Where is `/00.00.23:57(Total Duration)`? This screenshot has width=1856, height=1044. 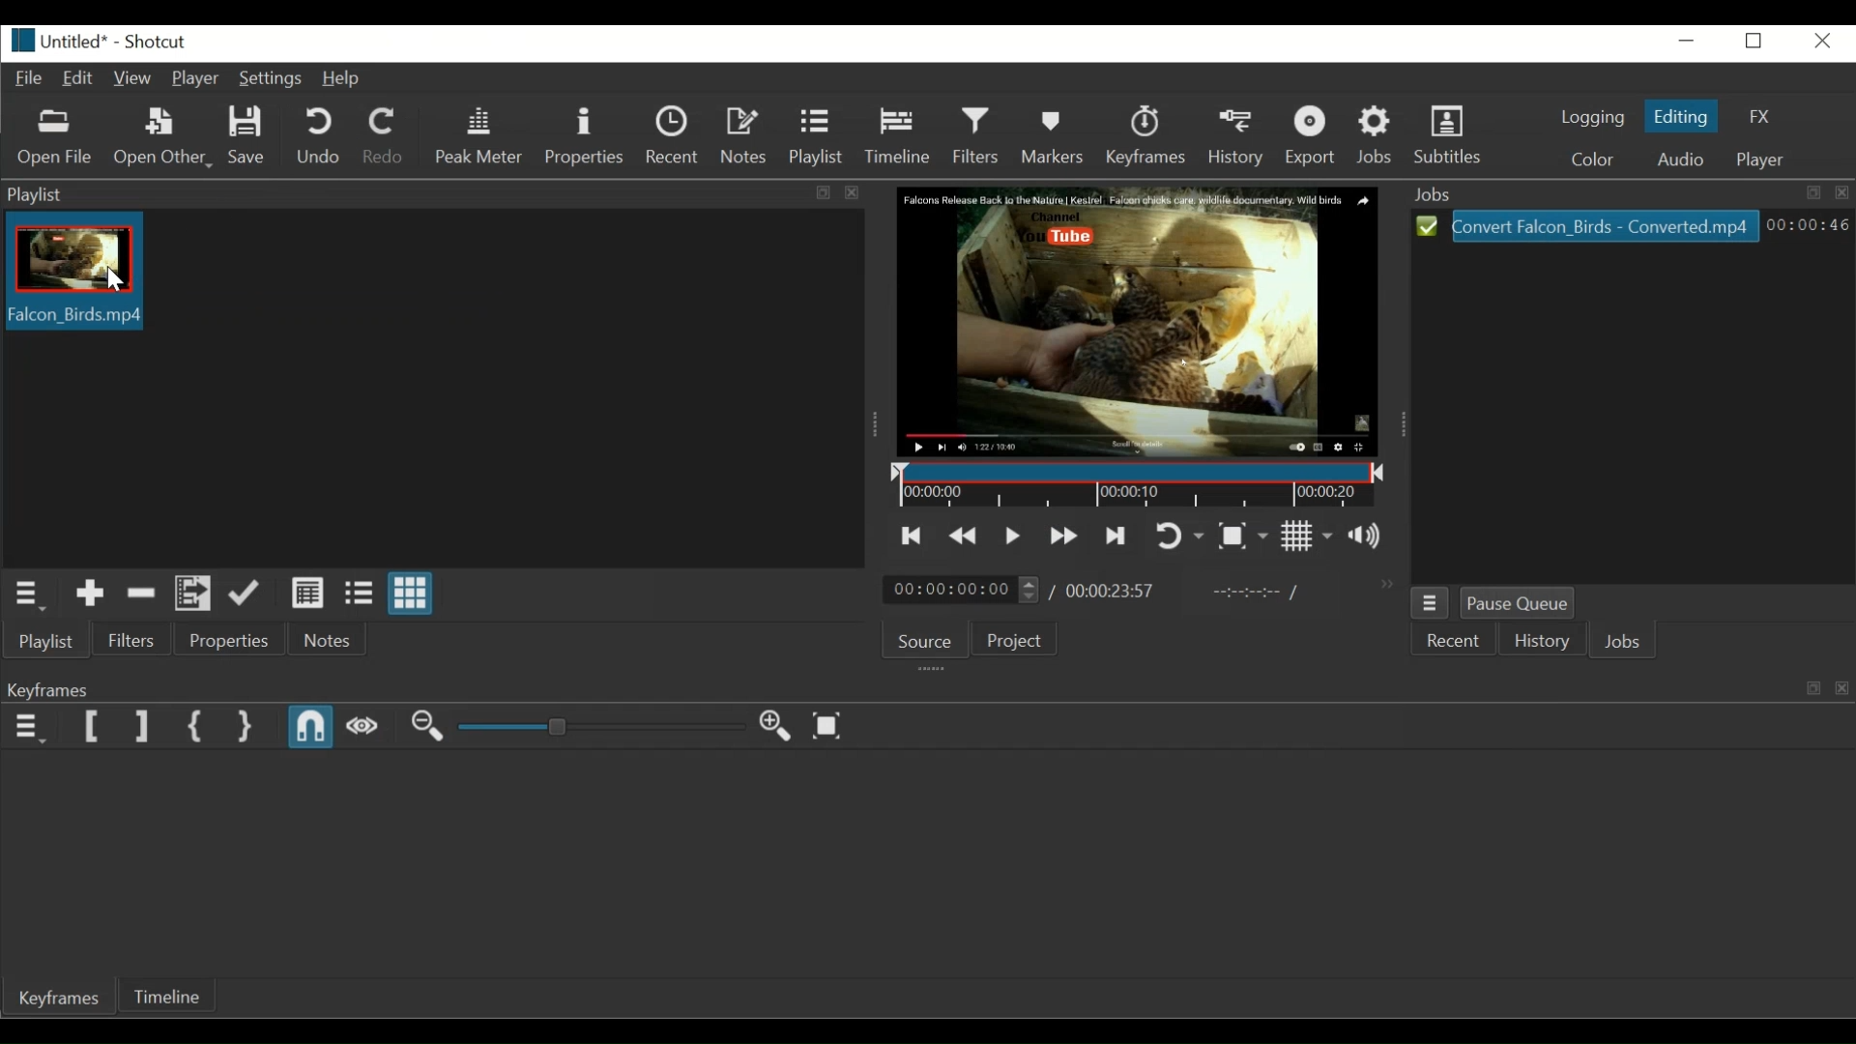
/00.00.23:57(Total Duration) is located at coordinates (1105, 592).